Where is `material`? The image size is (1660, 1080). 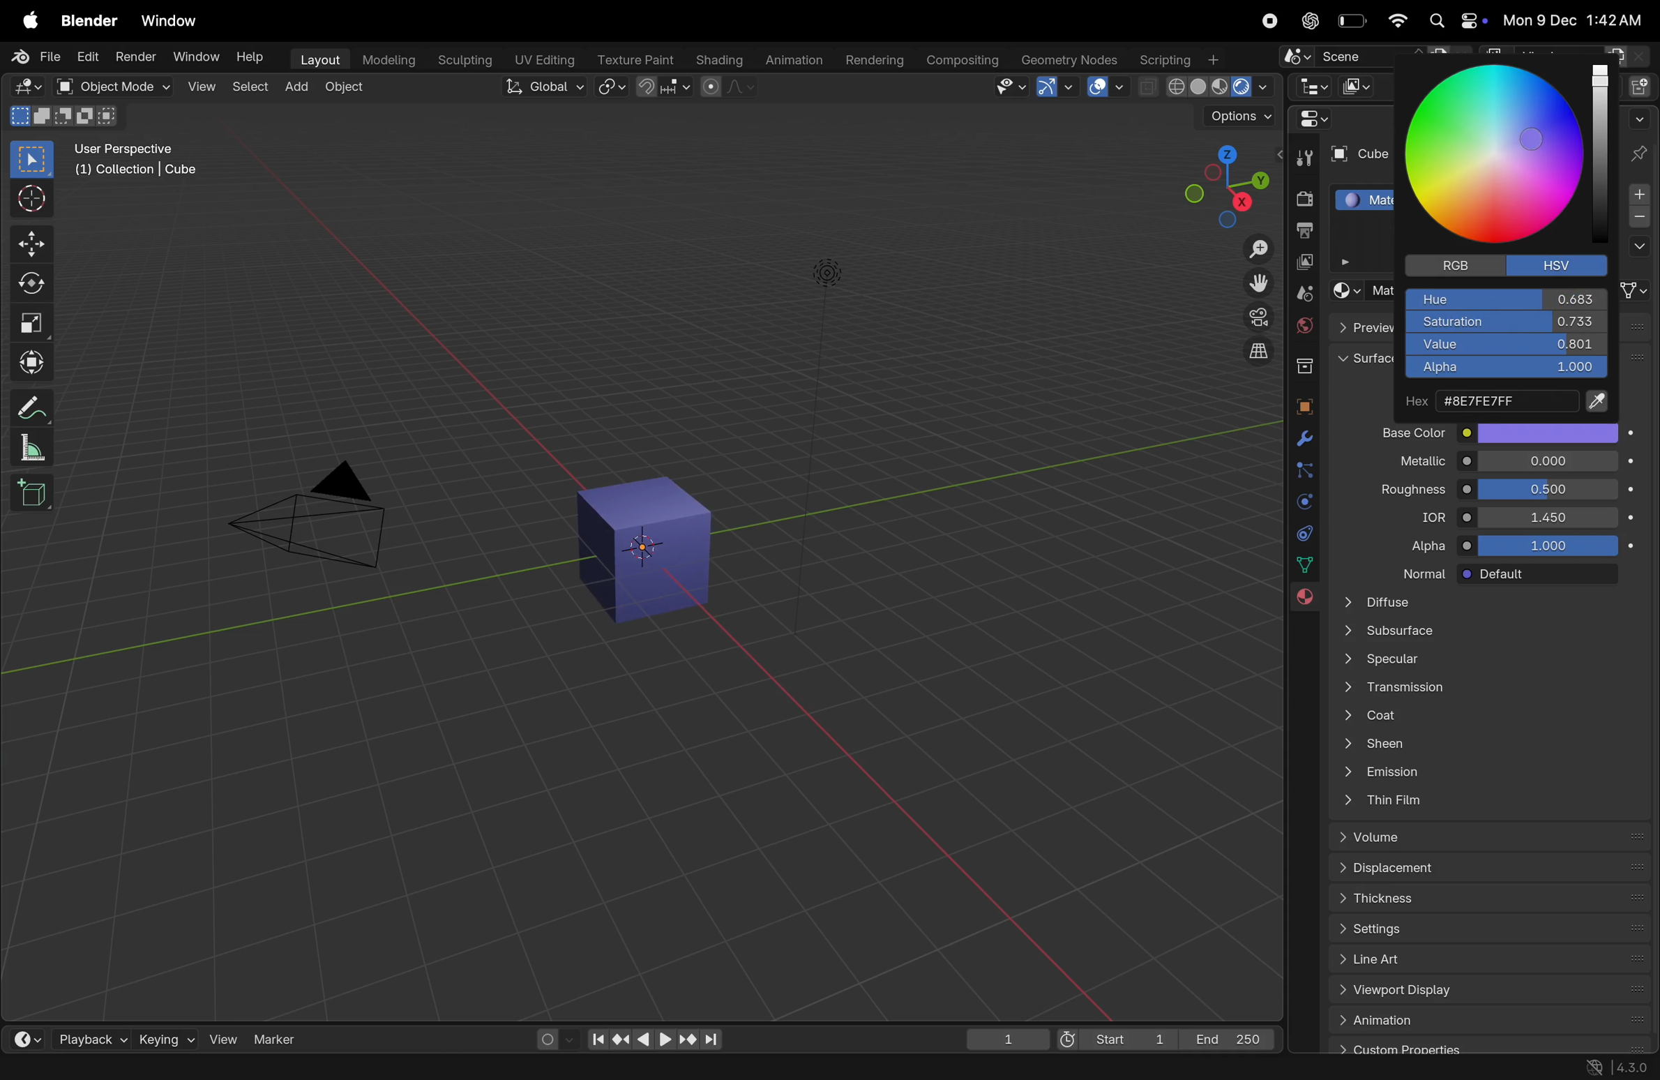
material is located at coordinates (1304, 601).